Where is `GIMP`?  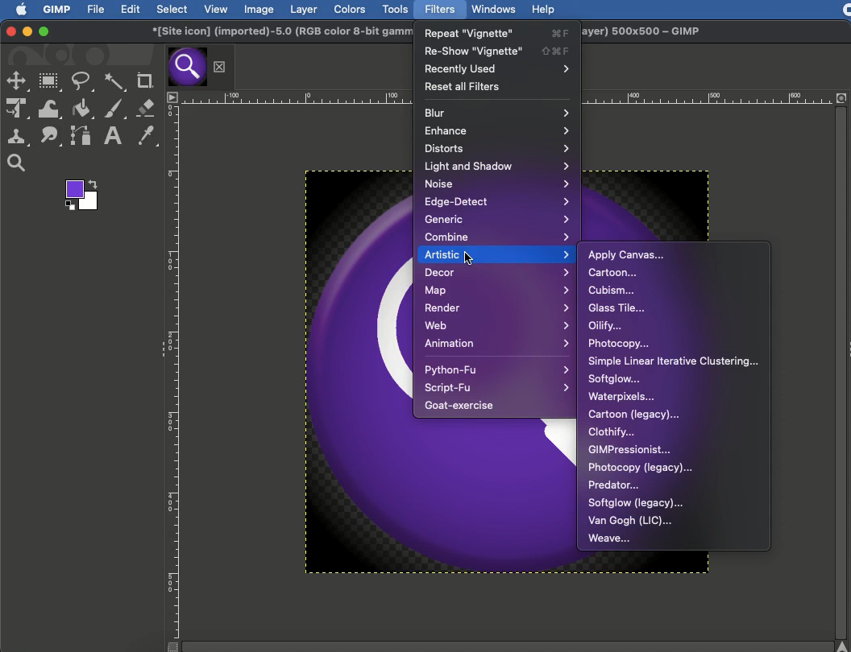
GIMP is located at coordinates (57, 10).